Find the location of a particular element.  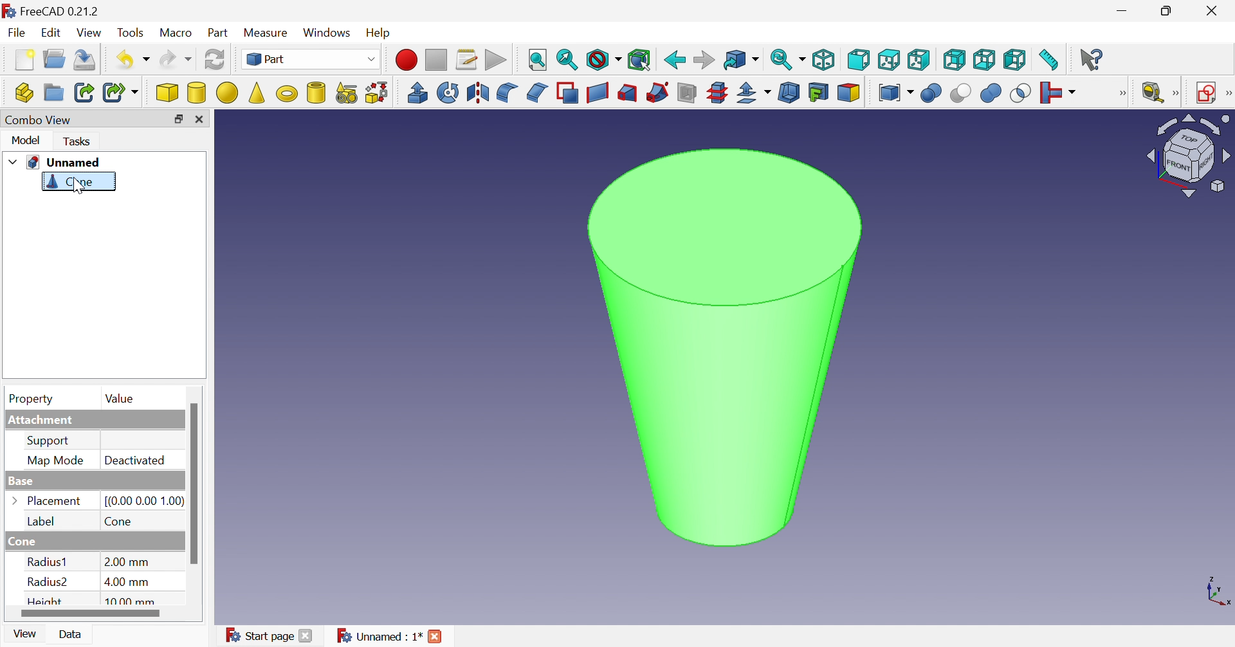

Macro is located at coordinates (178, 33).